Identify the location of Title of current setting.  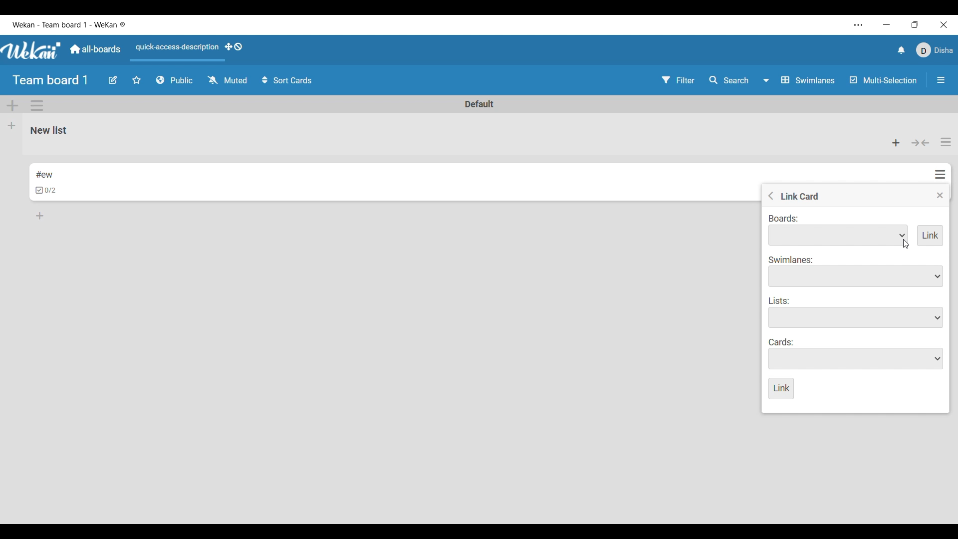
(801, 196).